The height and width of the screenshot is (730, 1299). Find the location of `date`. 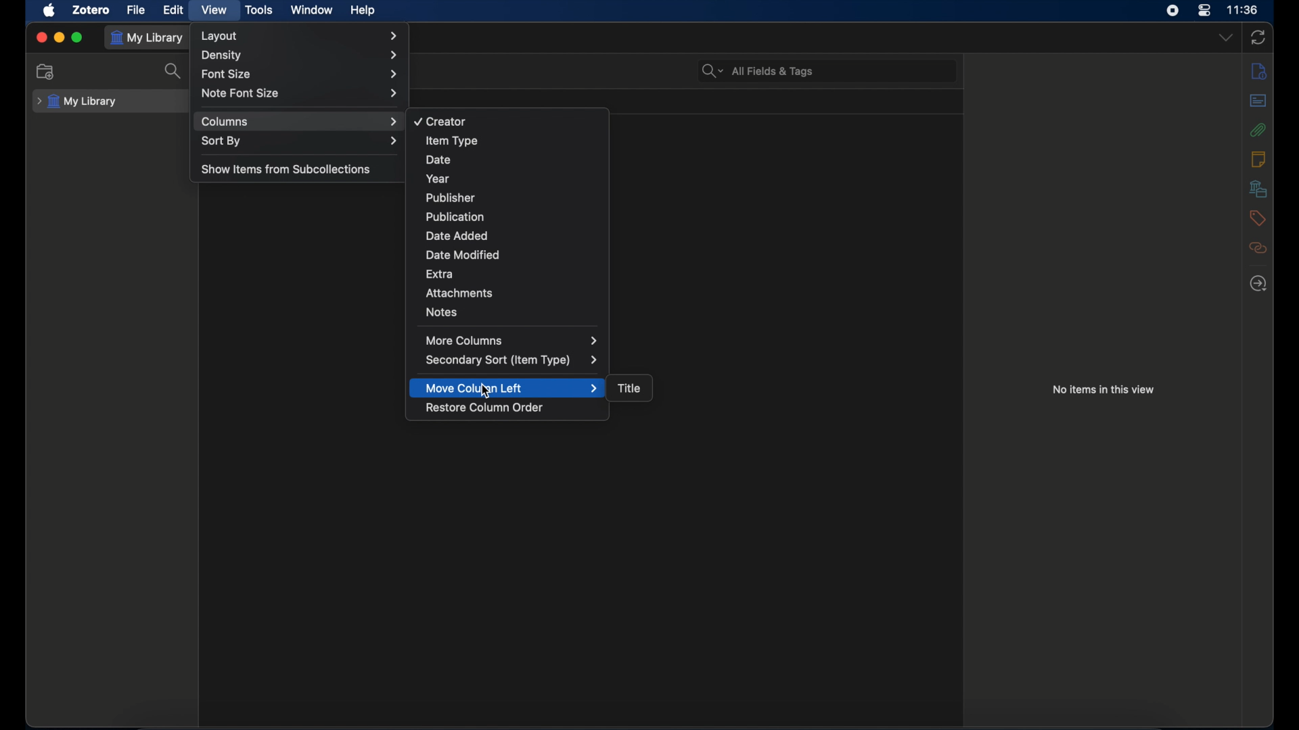

date is located at coordinates (438, 160).